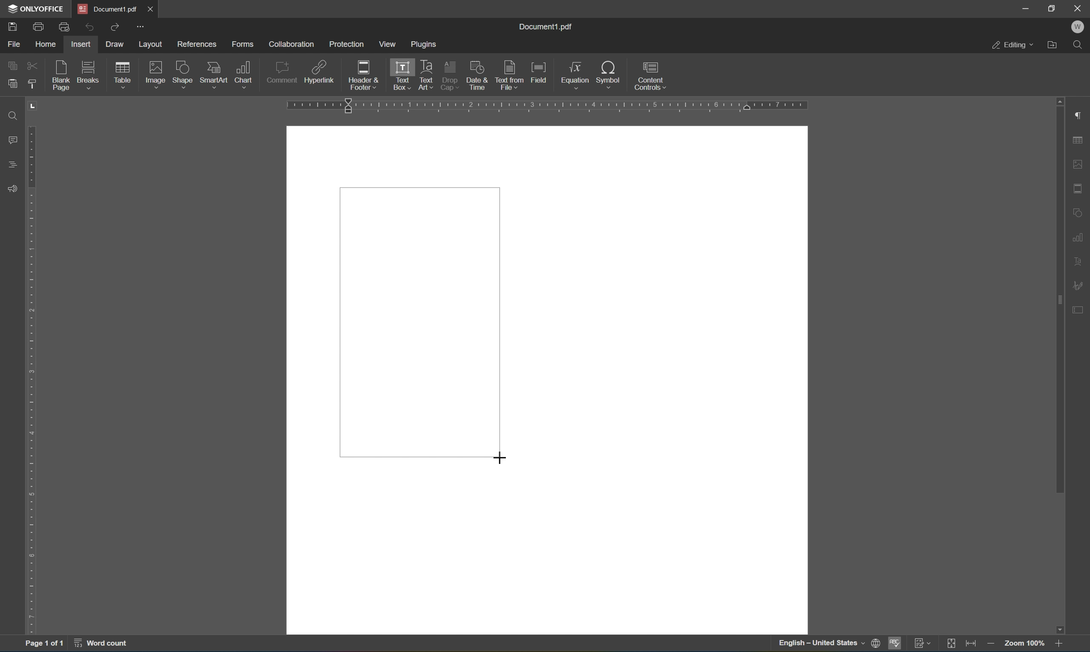  Describe the element at coordinates (364, 76) in the screenshot. I see `header and footer` at that location.